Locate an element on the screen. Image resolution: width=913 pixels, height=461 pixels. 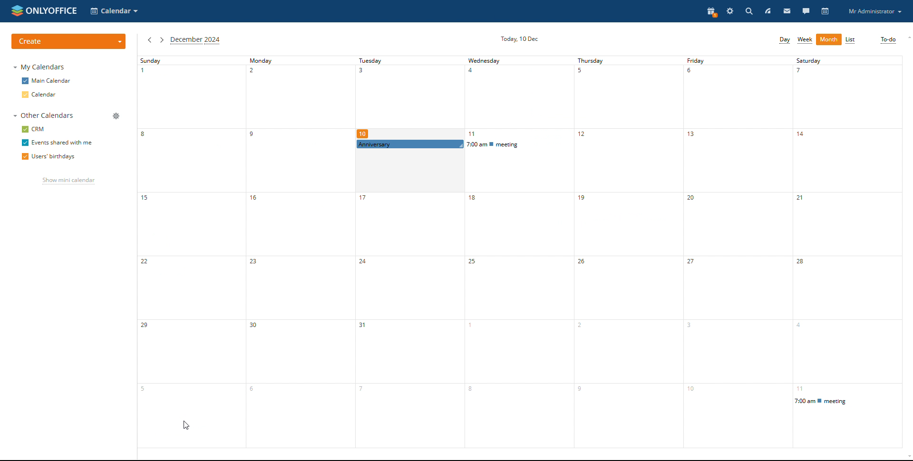
monday is located at coordinates (295, 252).